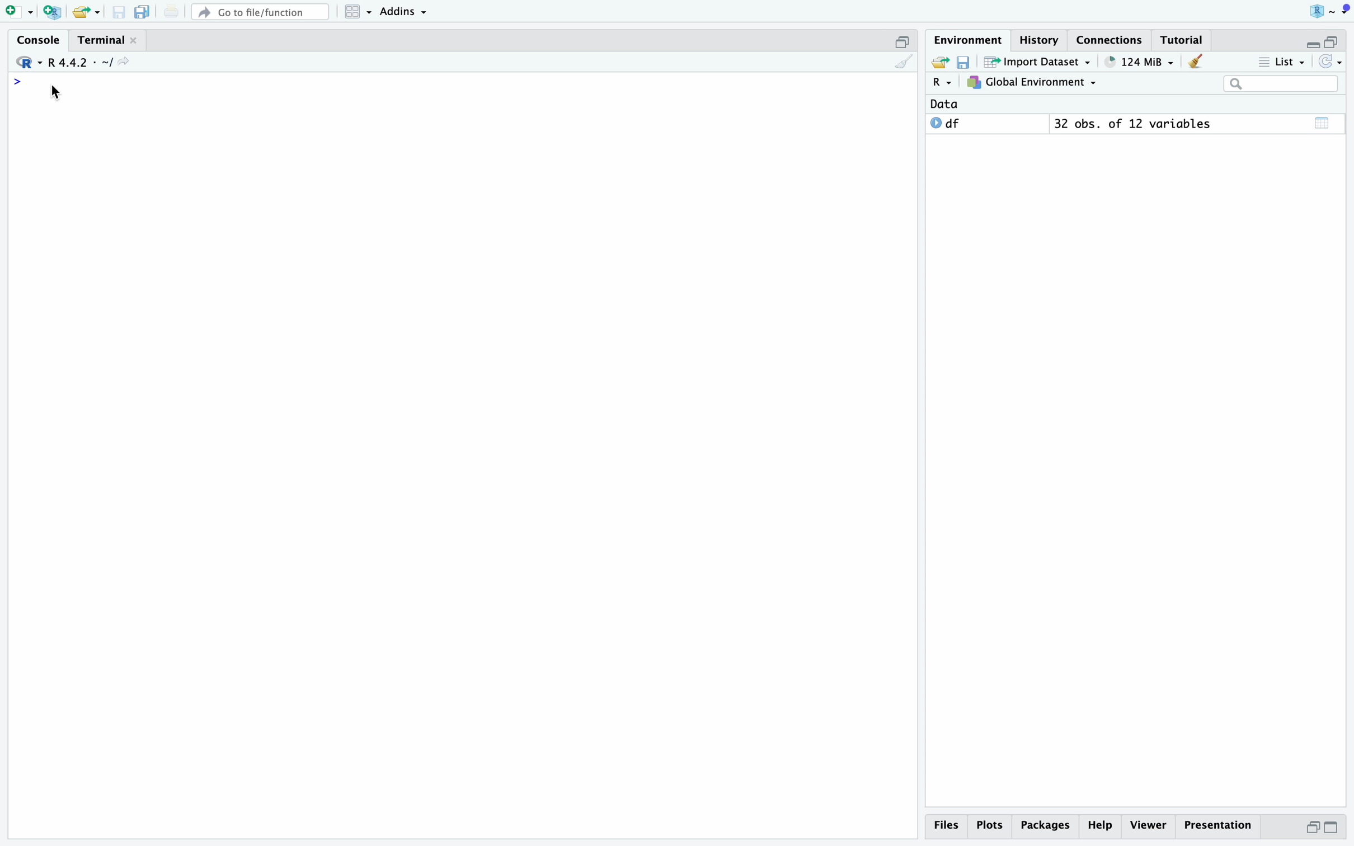  What do you see at coordinates (939, 60) in the screenshot?
I see `share` at bounding box center [939, 60].